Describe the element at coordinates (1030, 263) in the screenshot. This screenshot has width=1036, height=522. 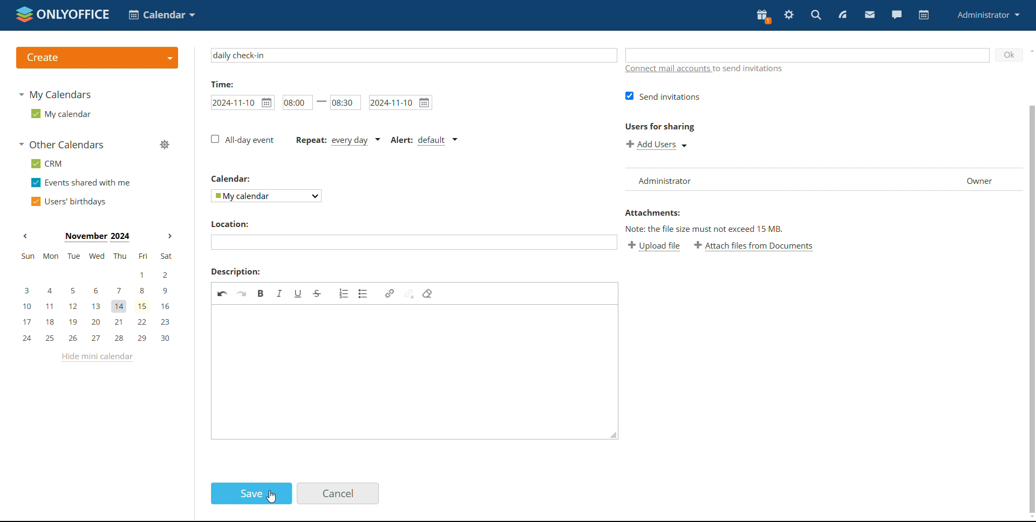
I see `scrollbar` at that location.